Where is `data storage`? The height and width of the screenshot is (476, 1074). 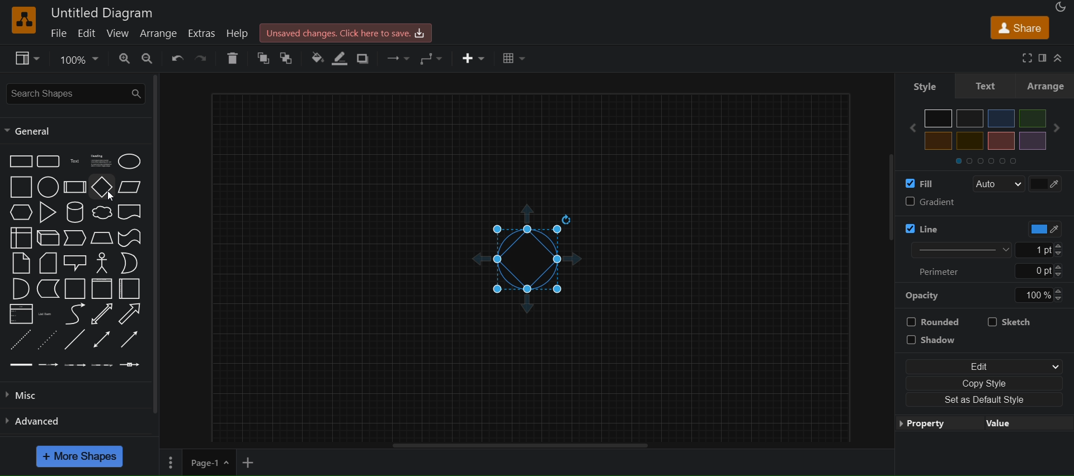
data storage is located at coordinates (49, 289).